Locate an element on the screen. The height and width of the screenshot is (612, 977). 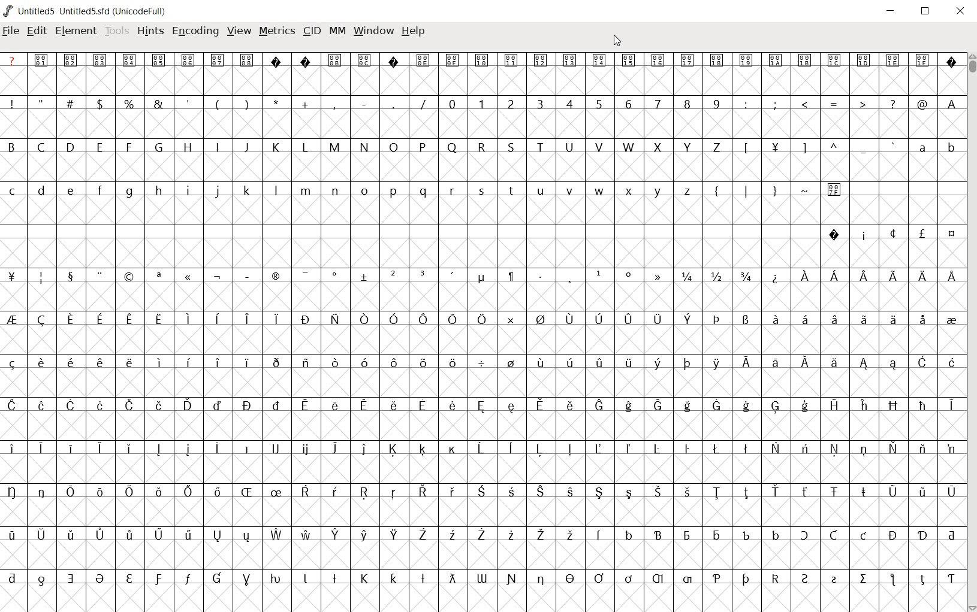
Symbol is located at coordinates (512, 320).